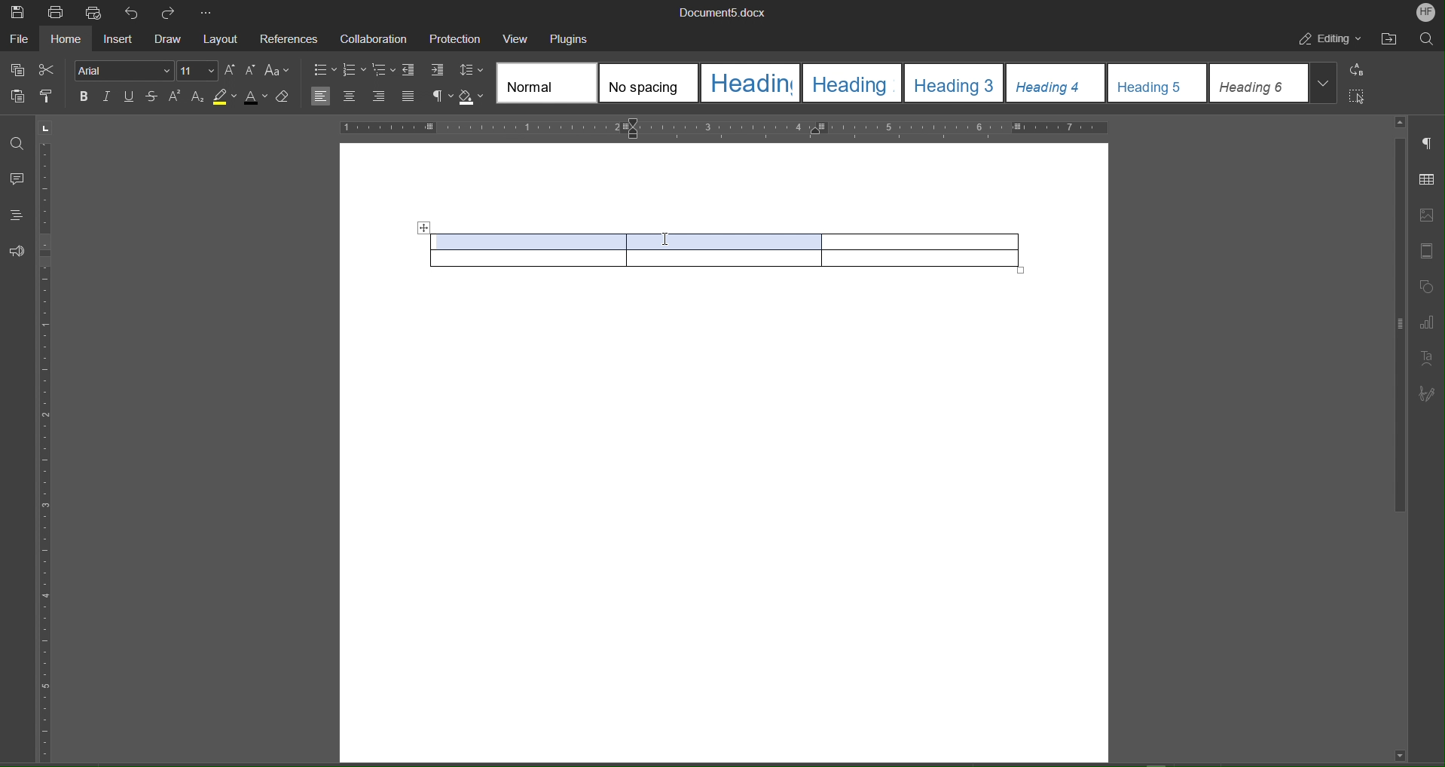  I want to click on Highlight, so click(225, 96).